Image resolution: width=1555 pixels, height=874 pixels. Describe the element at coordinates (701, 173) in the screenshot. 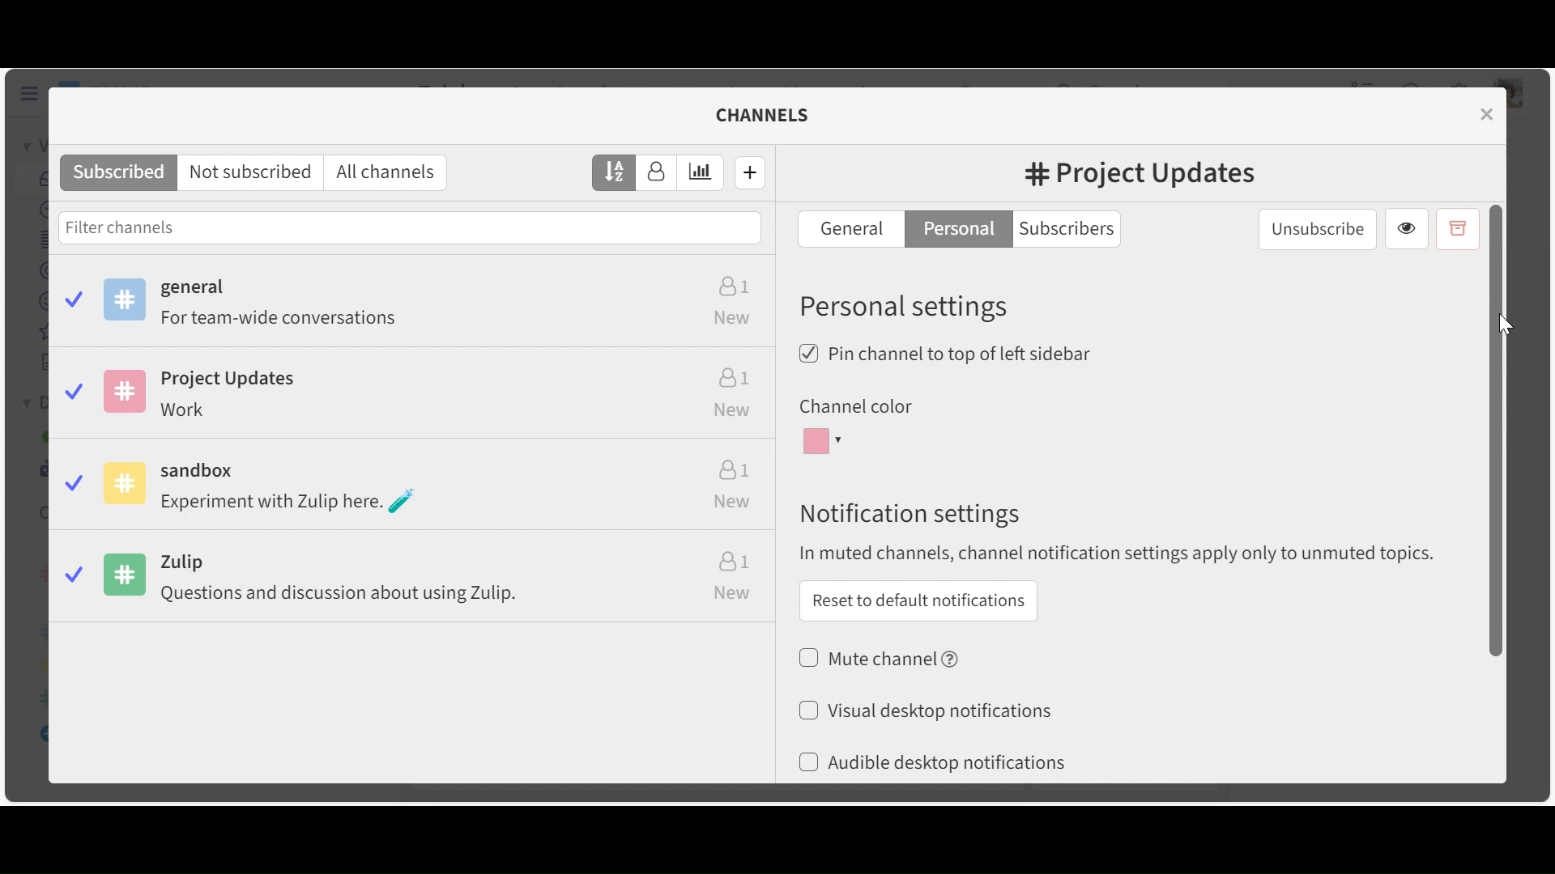

I see `Sort by estimated weekly traffic` at that location.